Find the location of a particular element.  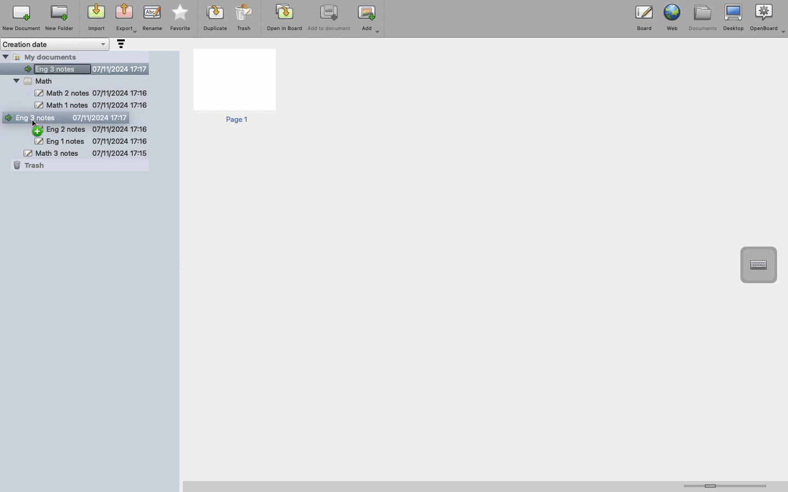

Trash is located at coordinates (31, 166).